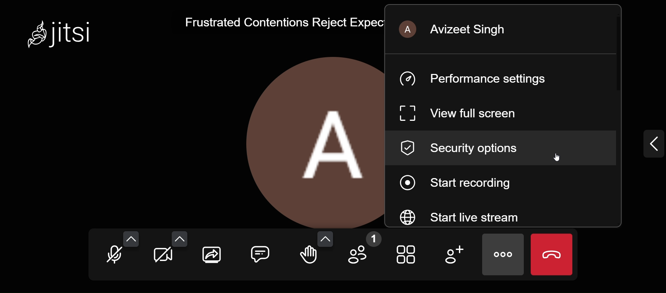  I want to click on display picture, so click(314, 140).